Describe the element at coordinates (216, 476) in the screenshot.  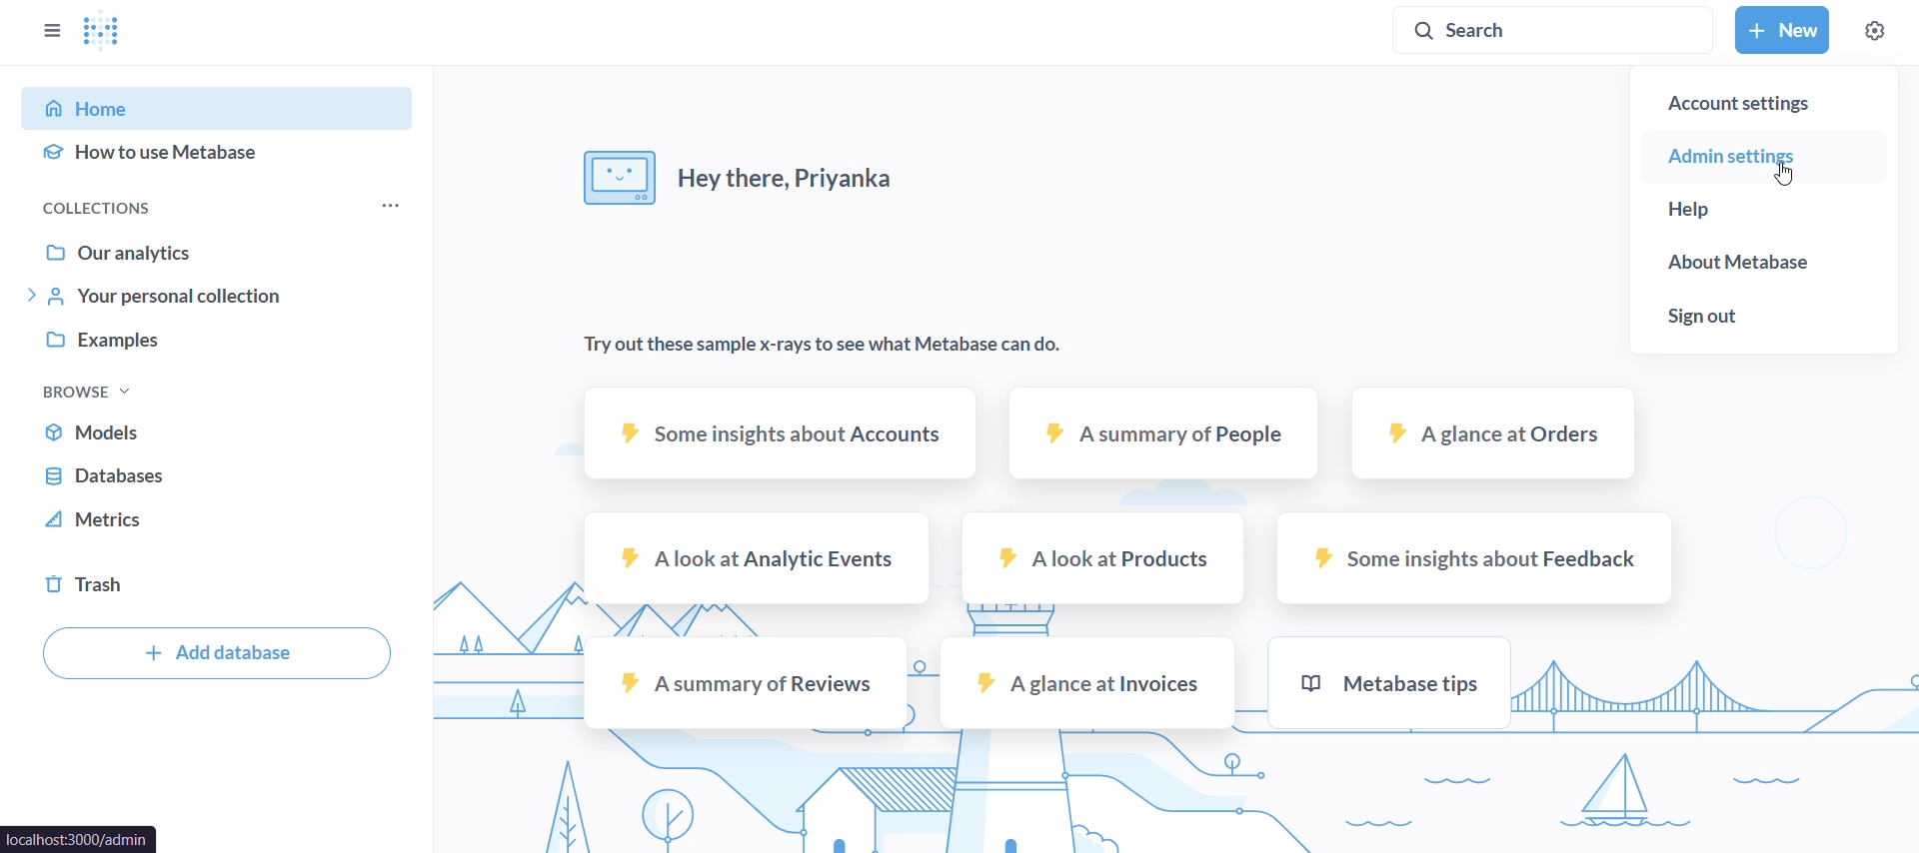
I see `databse` at that location.